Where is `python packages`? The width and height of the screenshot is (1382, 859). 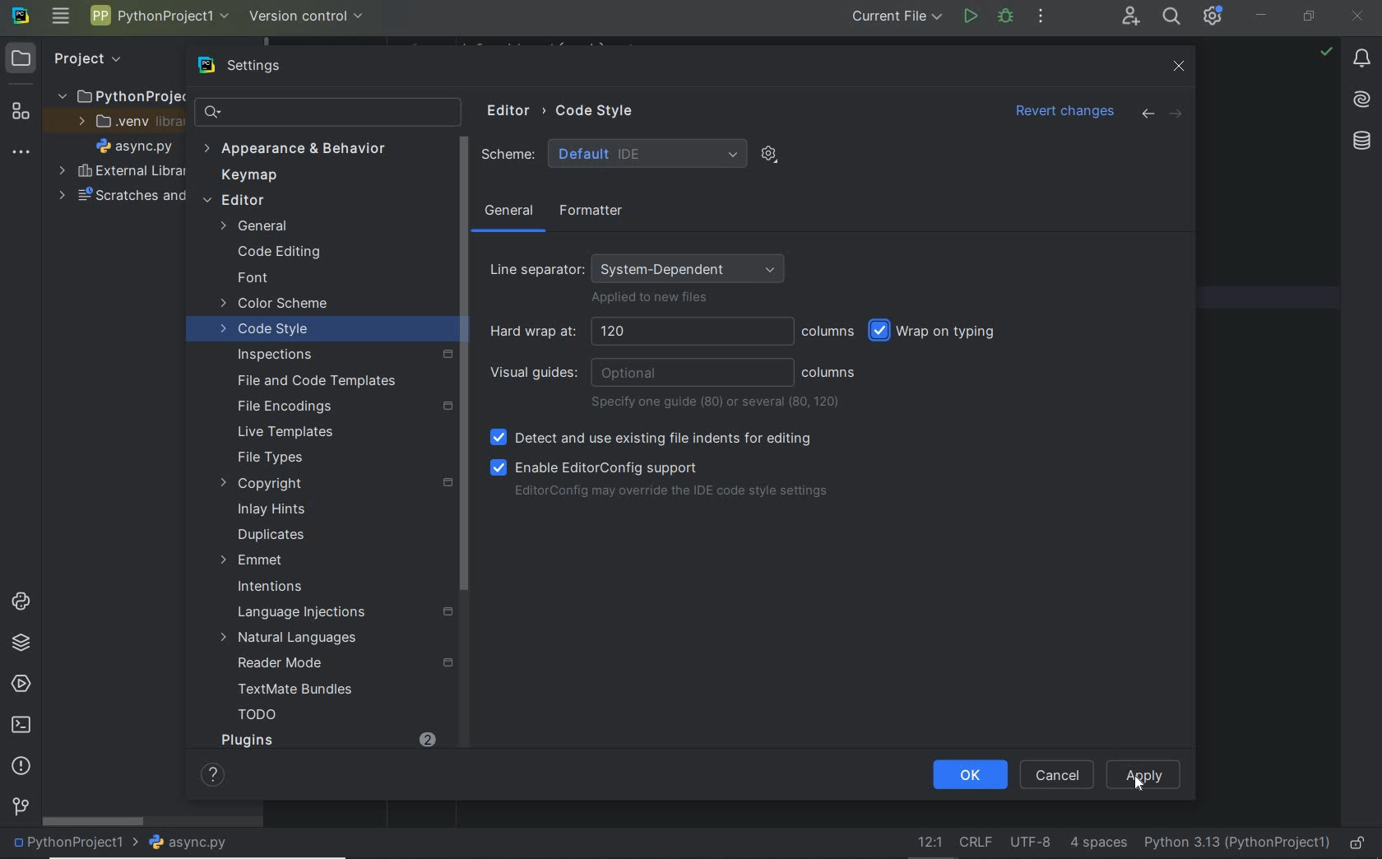 python packages is located at coordinates (21, 644).